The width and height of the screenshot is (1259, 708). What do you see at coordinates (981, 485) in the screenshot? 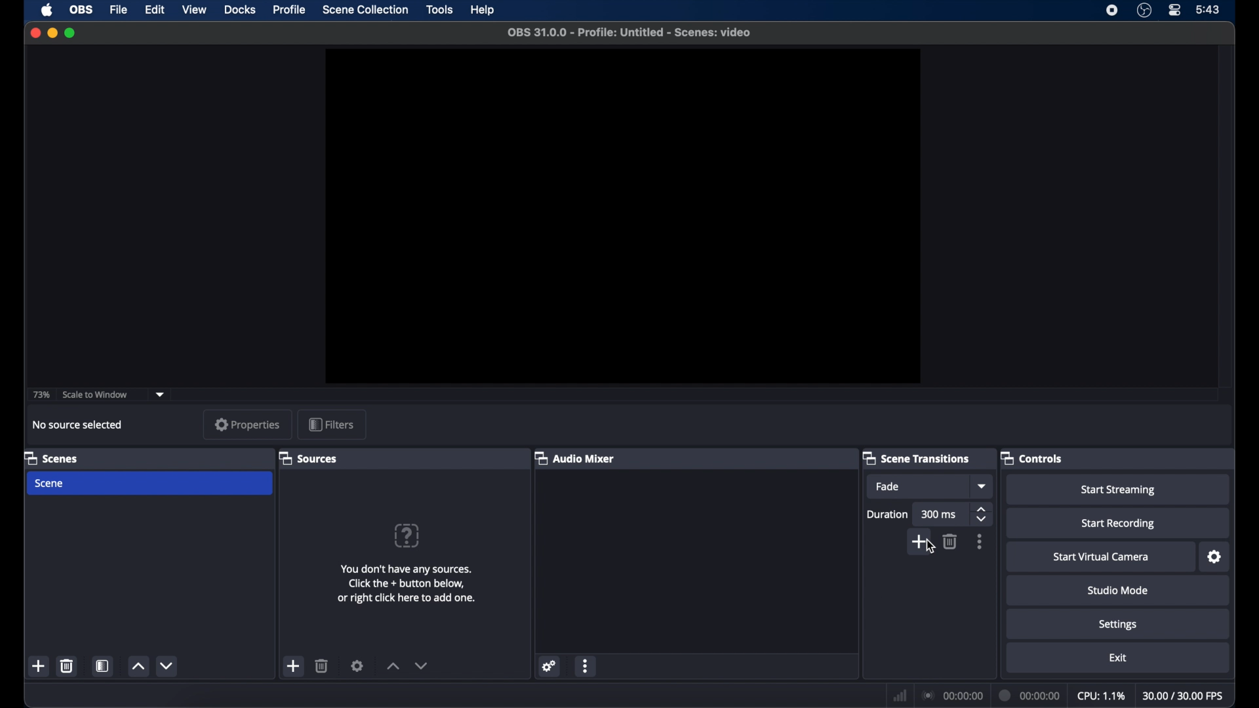
I see `dropdown` at bounding box center [981, 485].